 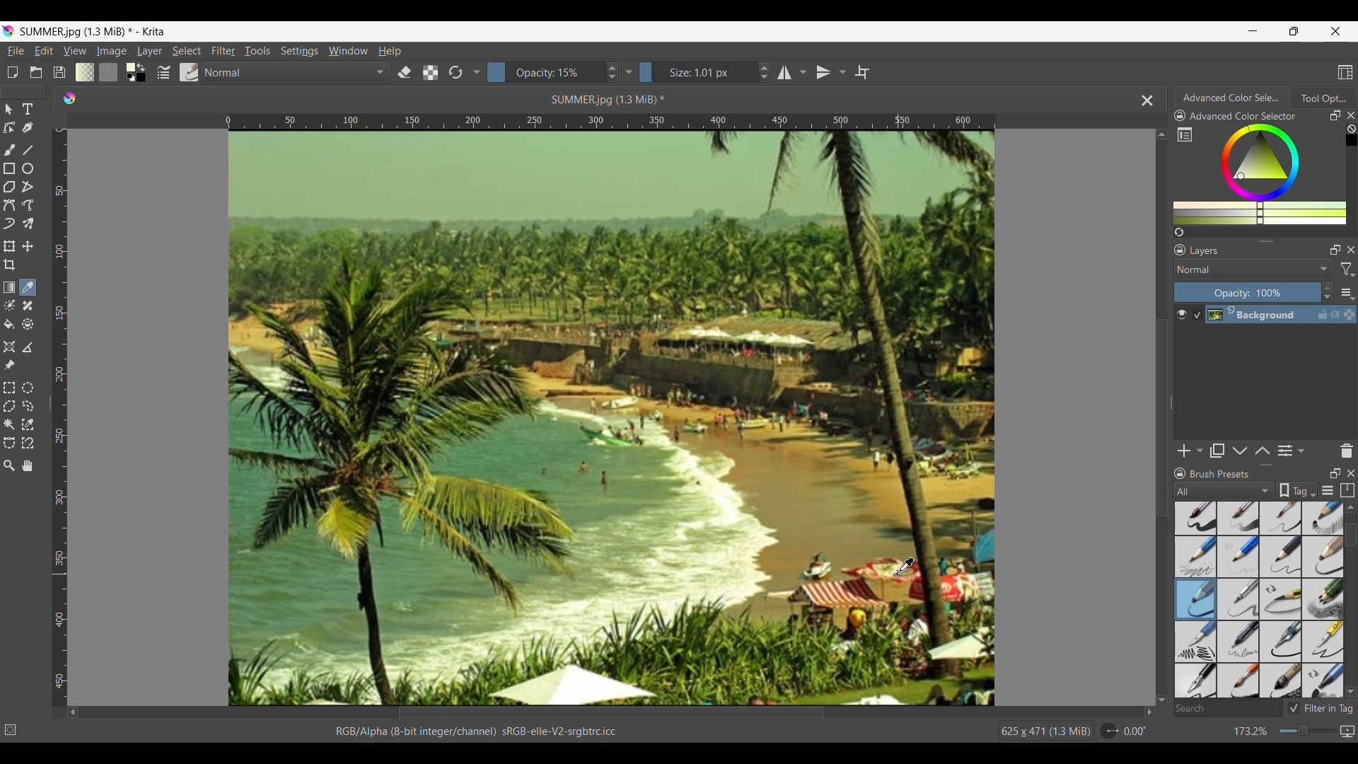 What do you see at coordinates (9, 187) in the screenshot?
I see `Polygon tool` at bounding box center [9, 187].